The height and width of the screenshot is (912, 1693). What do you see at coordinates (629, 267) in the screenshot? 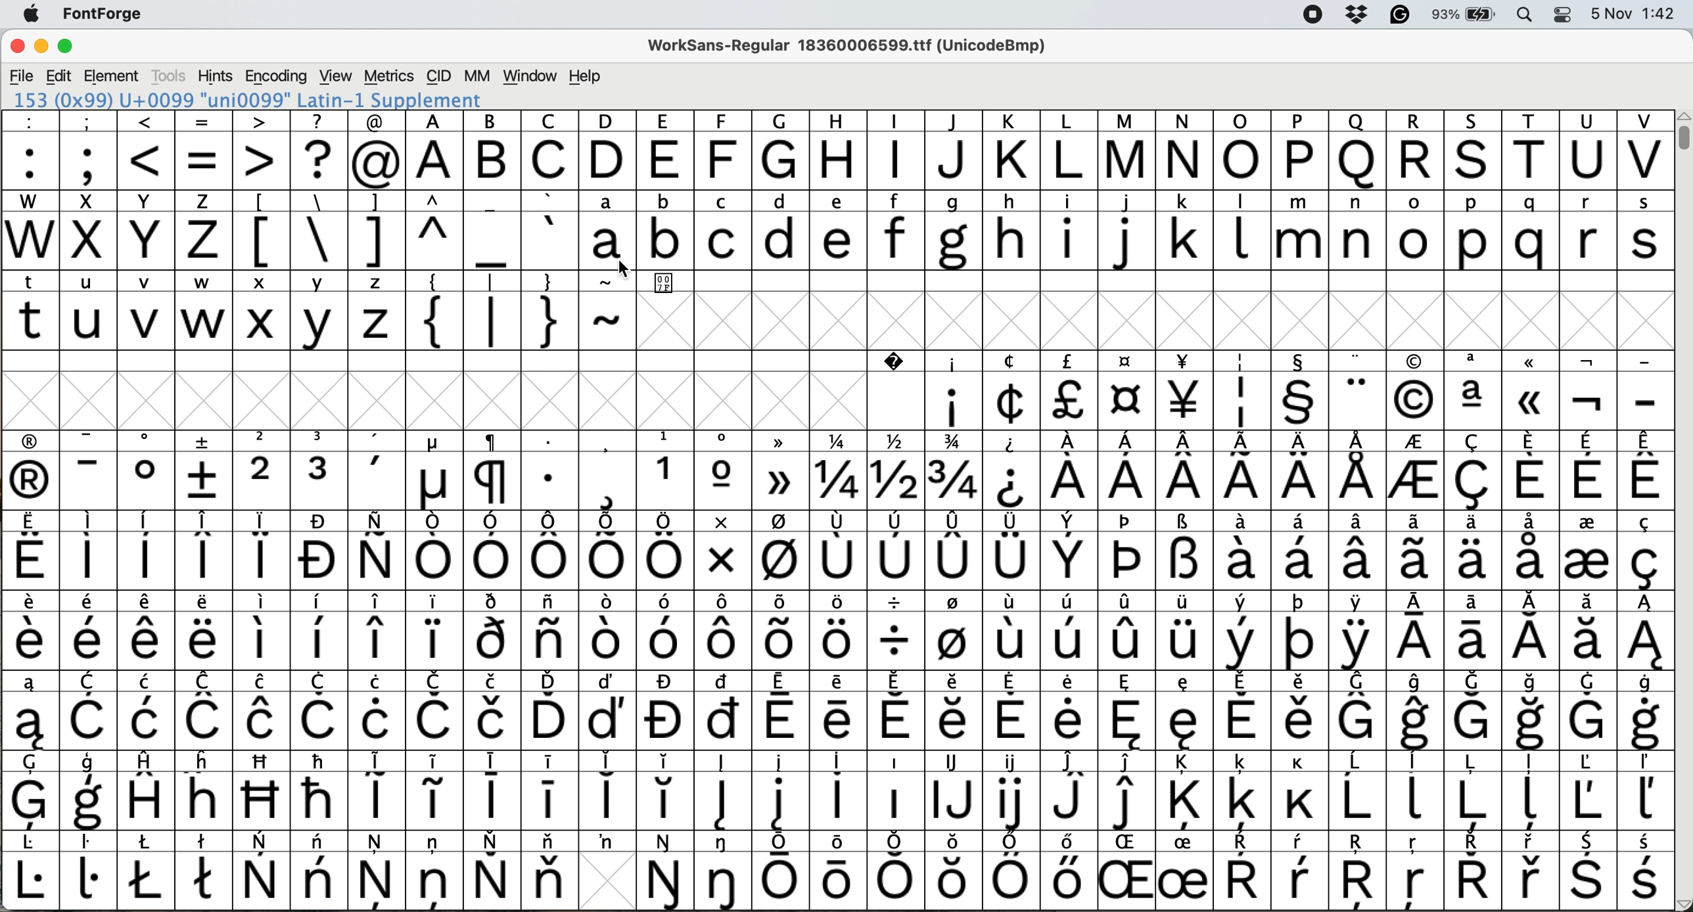
I see `cursor` at bounding box center [629, 267].